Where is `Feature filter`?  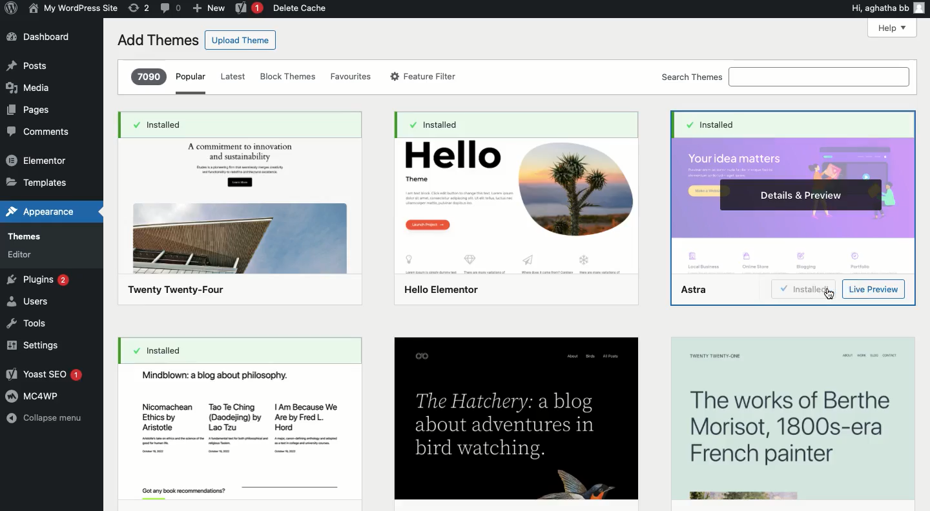 Feature filter is located at coordinates (425, 76).